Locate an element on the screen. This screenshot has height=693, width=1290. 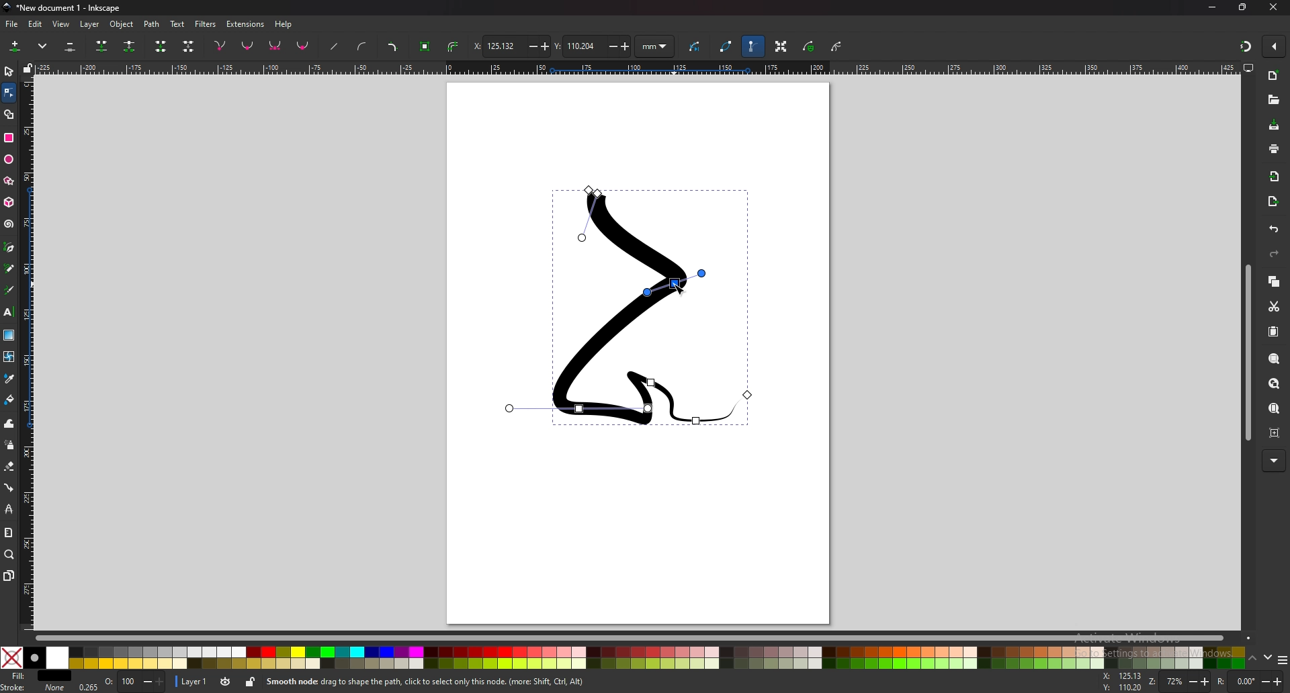
print is located at coordinates (1274, 148).